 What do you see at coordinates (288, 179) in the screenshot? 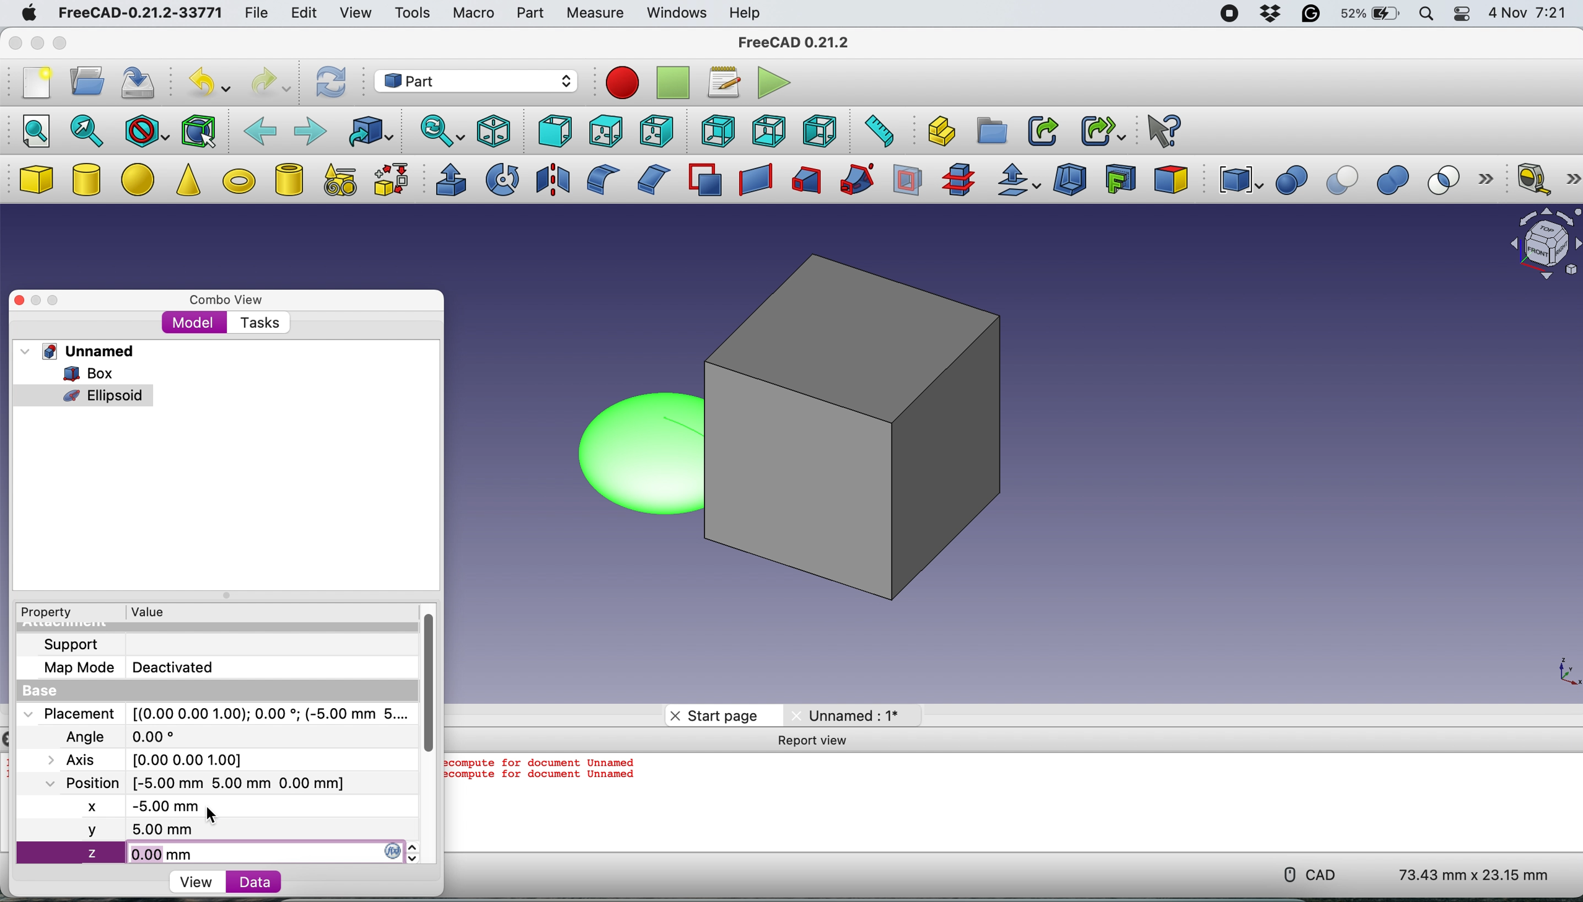
I see `create tube` at bounding box center [288, 179].